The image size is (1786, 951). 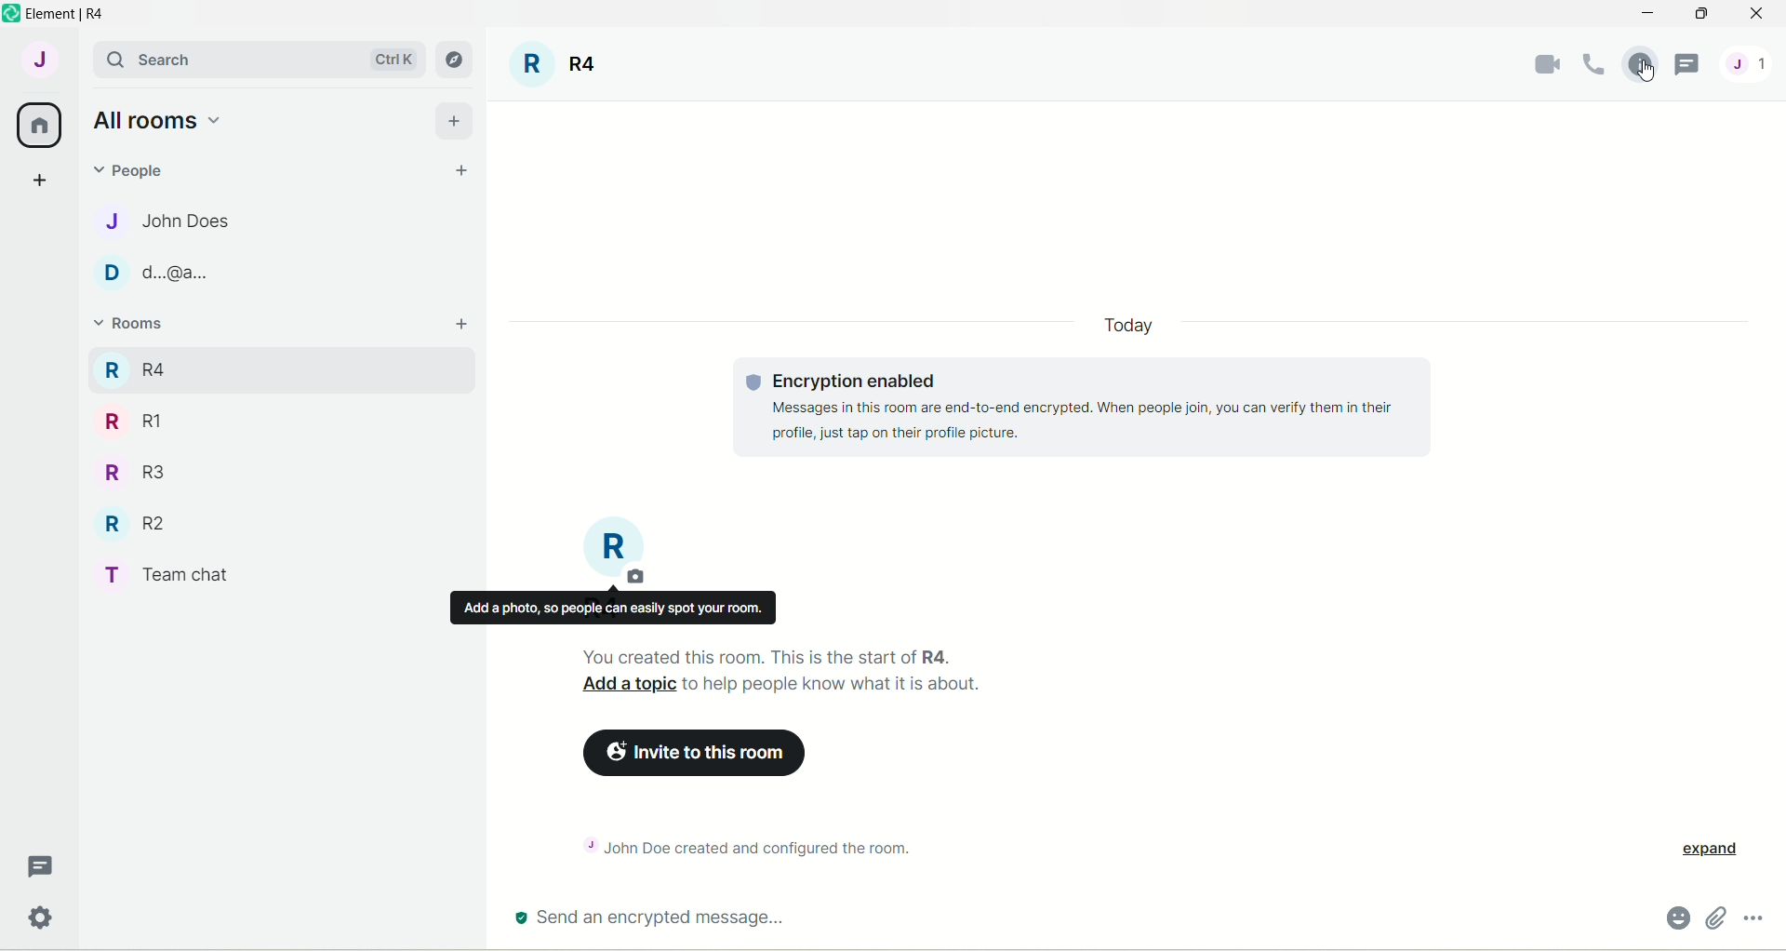 What do you see at coordinates (133, 367) in the screenshot?
I see `R R4` at bounding box center [133, 367].